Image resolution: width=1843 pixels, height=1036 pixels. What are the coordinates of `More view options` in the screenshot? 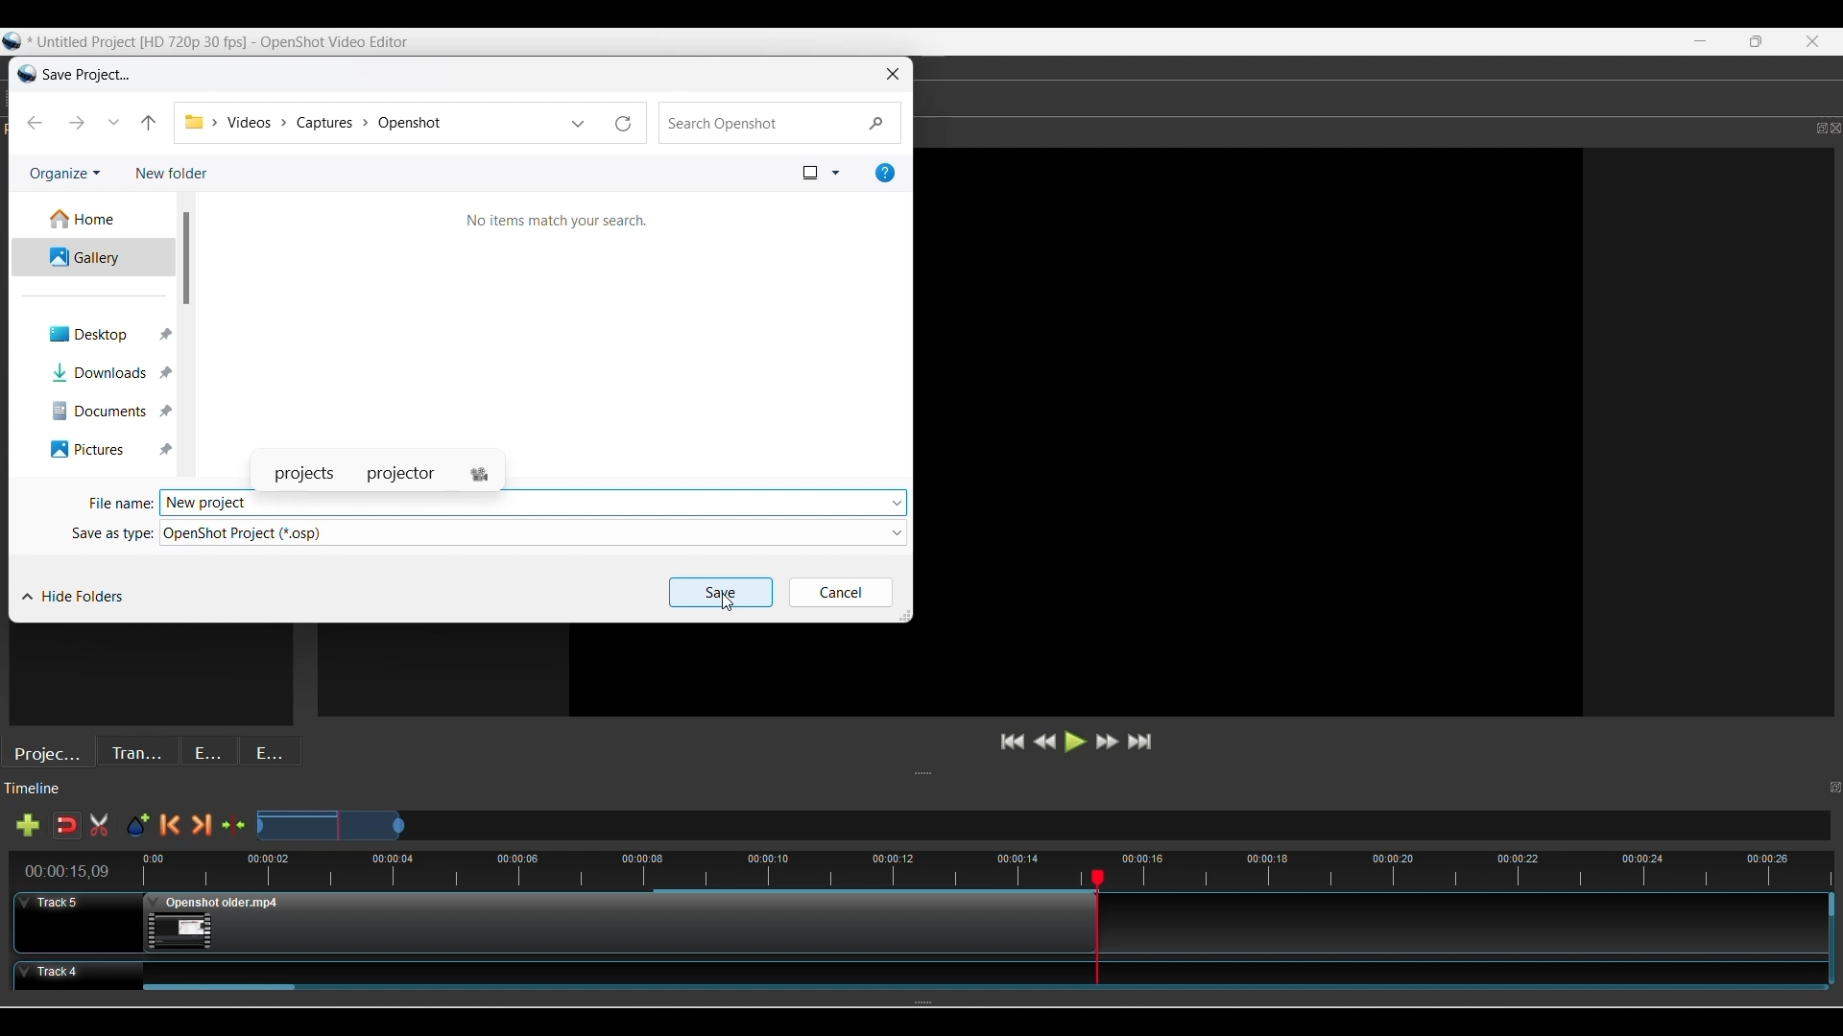 It's located at (835, 172).